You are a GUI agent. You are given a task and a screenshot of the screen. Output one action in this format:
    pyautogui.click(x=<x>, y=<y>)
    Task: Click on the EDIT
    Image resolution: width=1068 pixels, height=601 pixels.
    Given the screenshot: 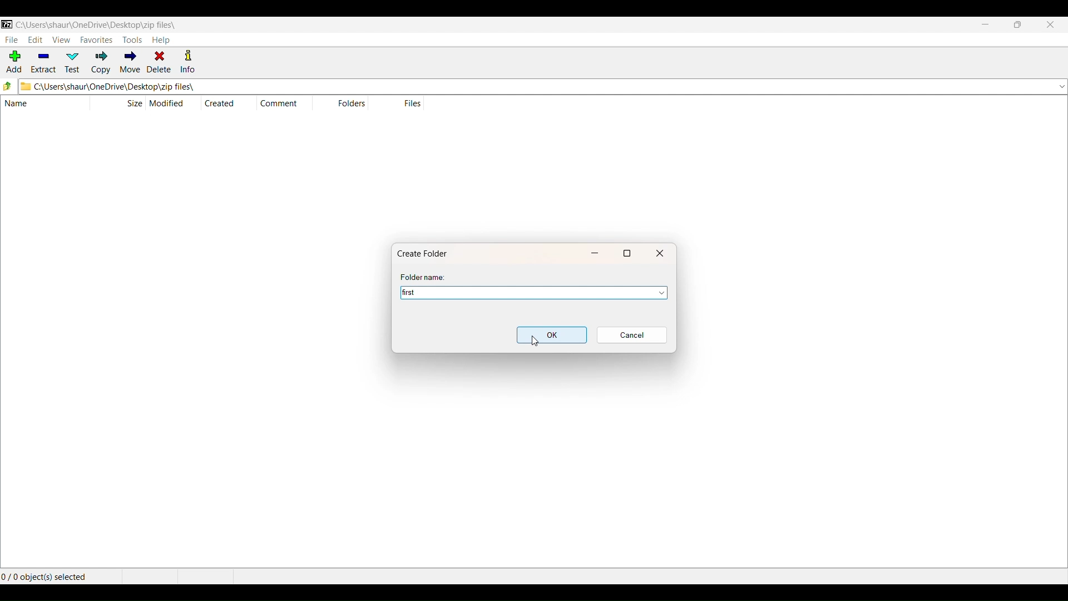 What is the action you would take?
    pyautogui.click(x=35, y=40)
    